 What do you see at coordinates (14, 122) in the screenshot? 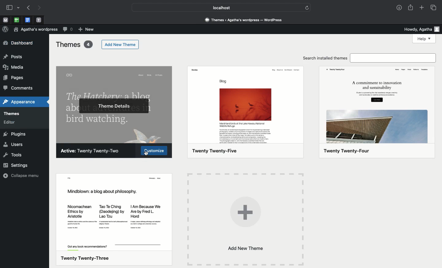
I see `Editor` at bounding box center [14, 122].